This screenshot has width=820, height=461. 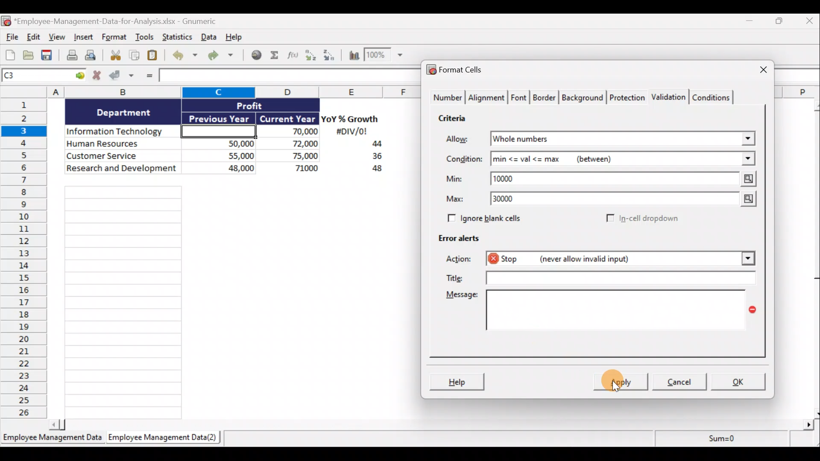 I want to click on In-cell dropdown, so click(x=641, y=219).